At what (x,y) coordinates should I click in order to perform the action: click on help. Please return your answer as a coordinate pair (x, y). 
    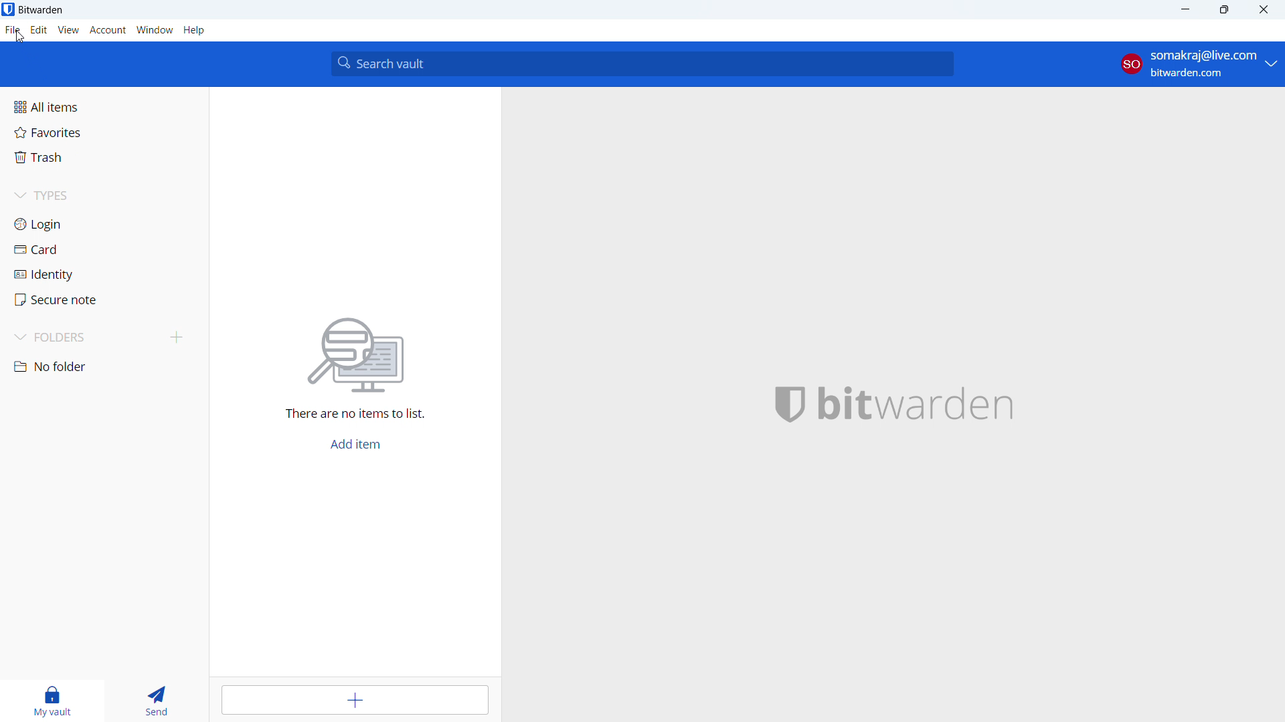
    Looking at the image, I should click on (194, 30).